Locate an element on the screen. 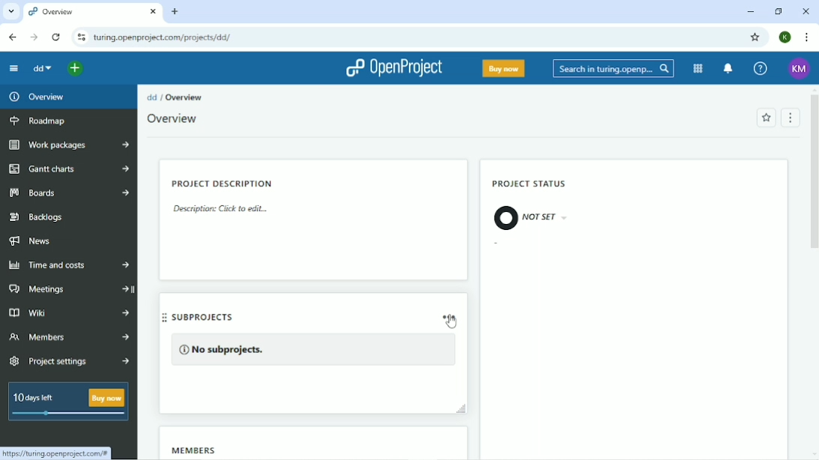  Current tab is located at coordinates (93, 13).